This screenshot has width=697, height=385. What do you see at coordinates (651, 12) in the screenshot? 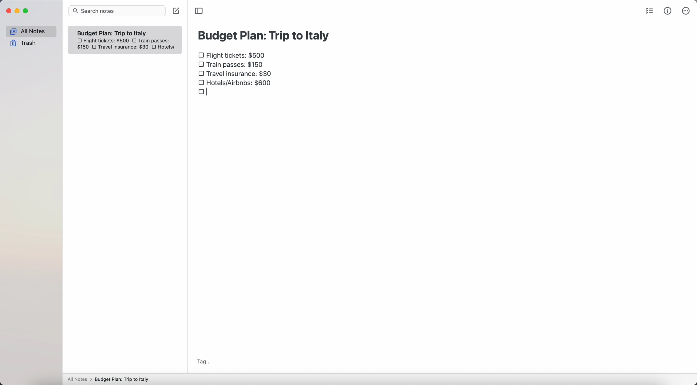
I see `check list` at bounding box center [651, 12].